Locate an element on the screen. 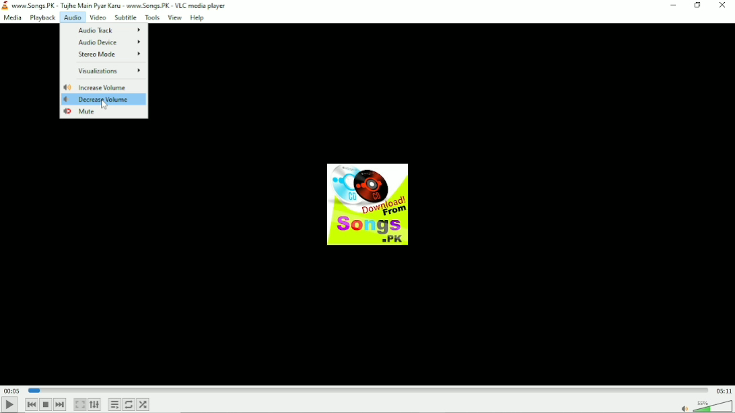 This screenshot has height=413, width=735. Play duration is located at coordinates (368, 389).